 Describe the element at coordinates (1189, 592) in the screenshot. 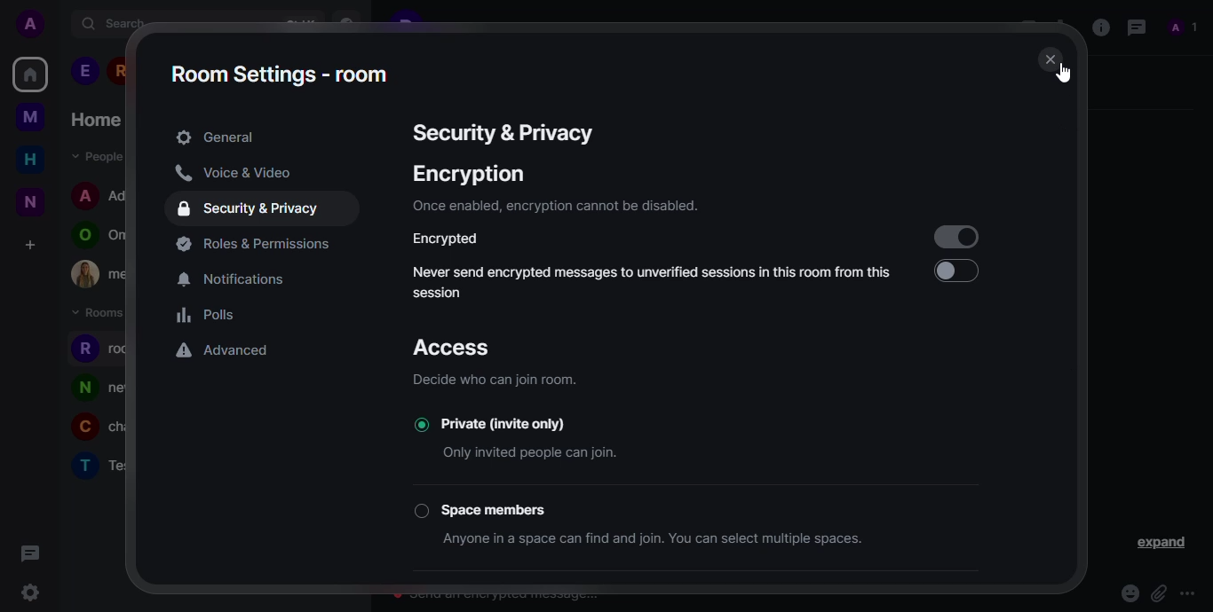

I see `more` at that location.